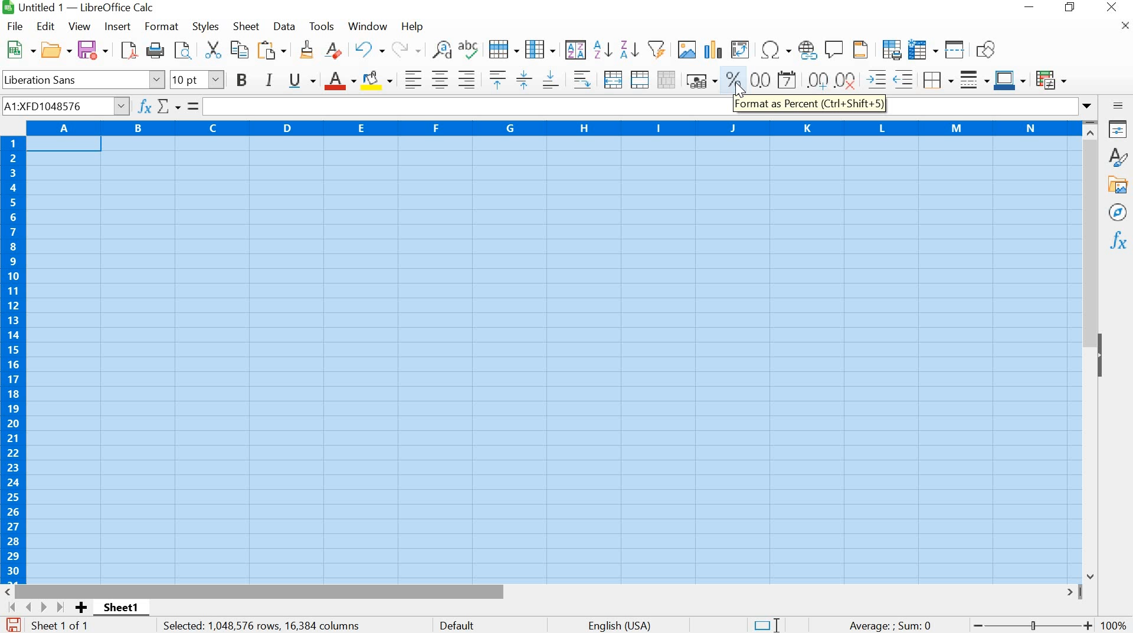  Describe the element at coordinates (985, 50) in the screenshot. I see `Show Draw Function` at that location.